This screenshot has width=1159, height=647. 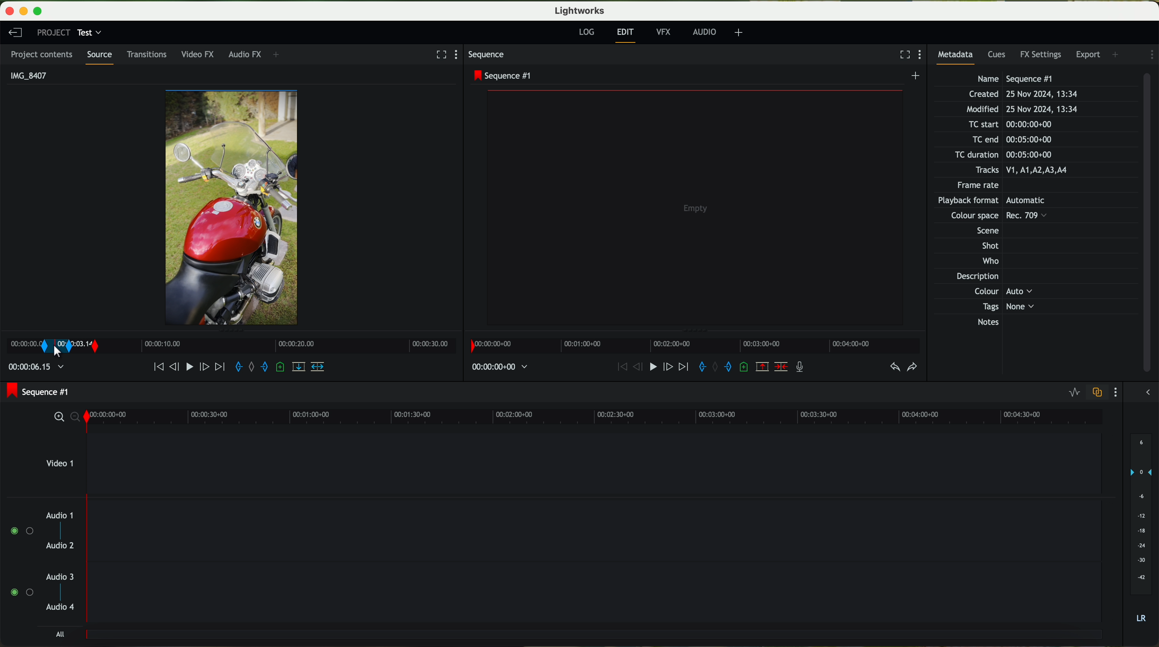 I want to click on +, so click(x=739, y=34).